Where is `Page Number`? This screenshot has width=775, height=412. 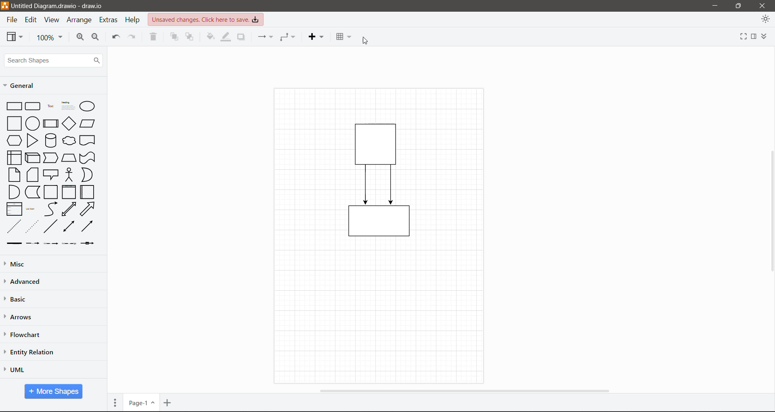 Page Number is located at coordinates (141, 403).